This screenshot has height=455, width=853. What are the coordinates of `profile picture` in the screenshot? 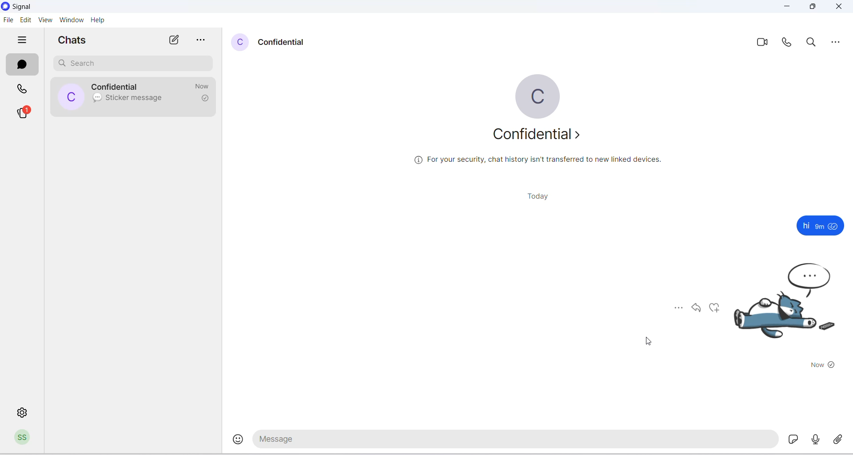 It's located at (536, 96).